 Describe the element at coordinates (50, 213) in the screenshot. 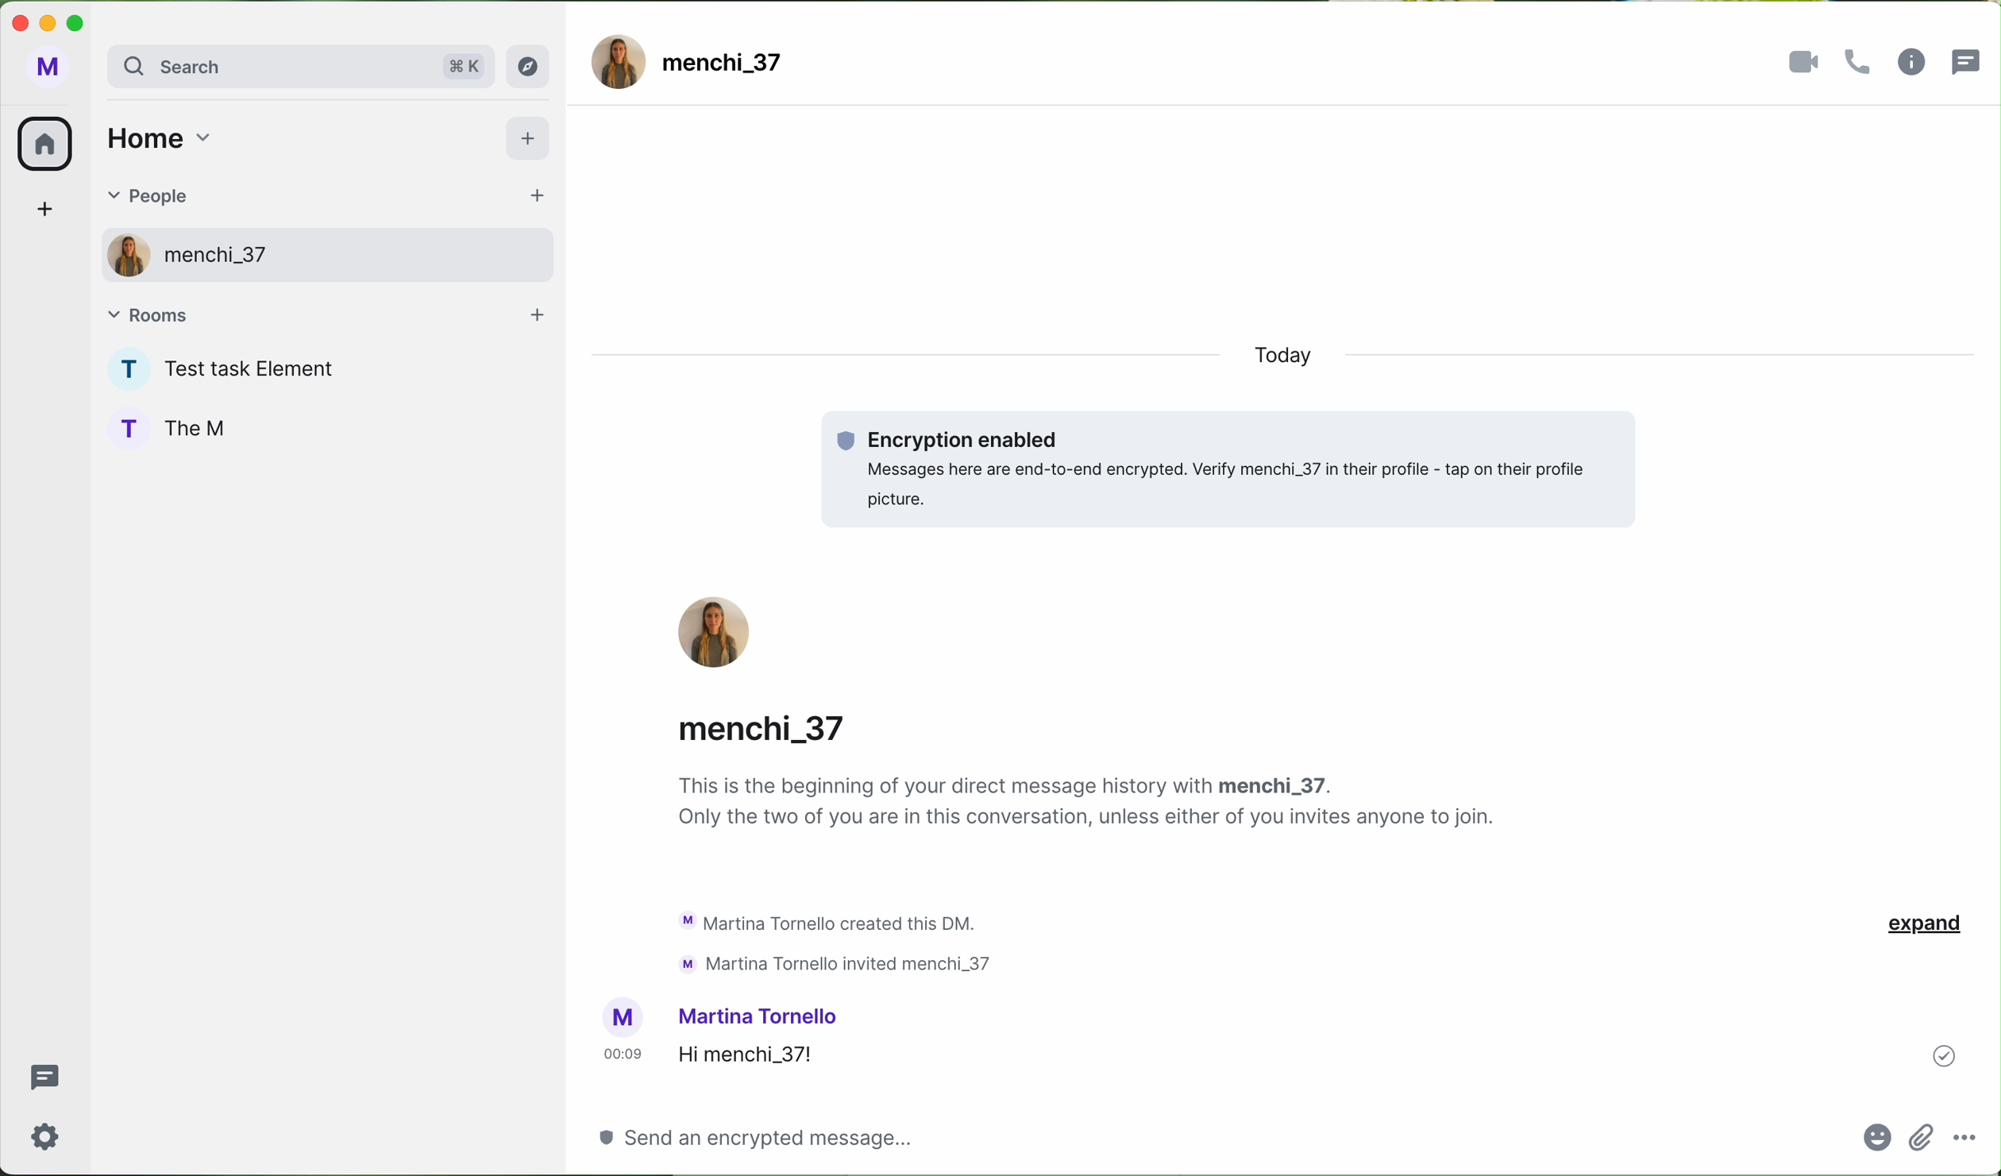

I see `add` at that location.